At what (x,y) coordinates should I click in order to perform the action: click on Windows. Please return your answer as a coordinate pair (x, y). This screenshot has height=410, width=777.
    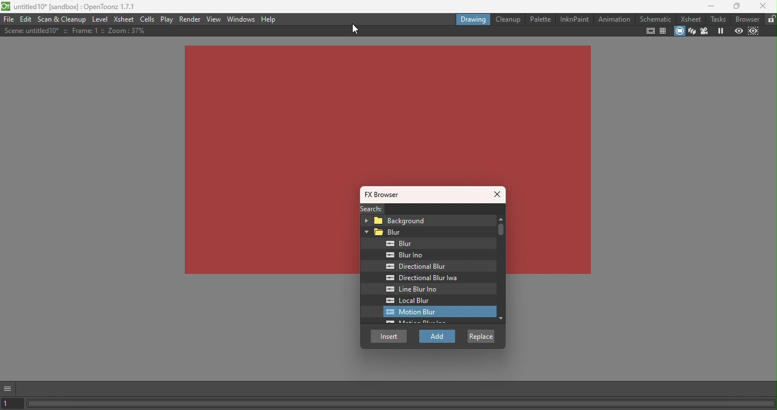
    Looking at the image, I should click on (242, 19).